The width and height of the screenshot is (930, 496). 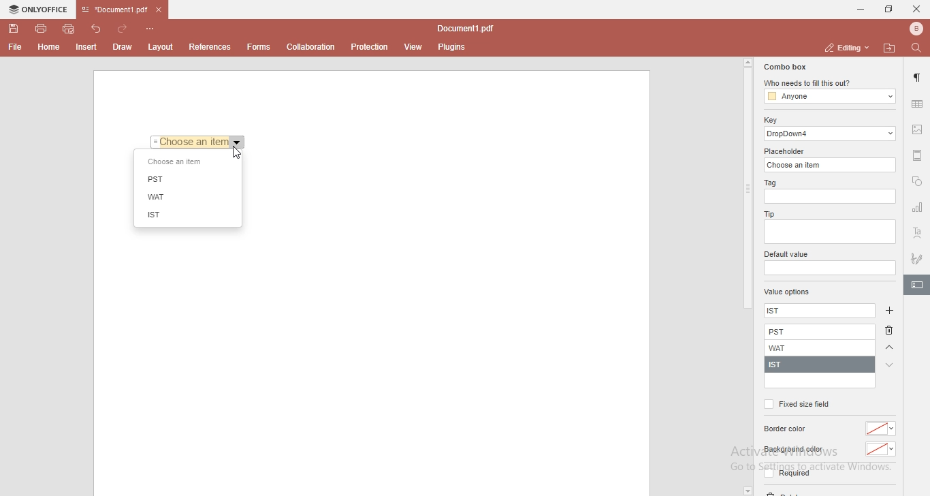 I want to click on arrow up, so click(x=890, y=348).